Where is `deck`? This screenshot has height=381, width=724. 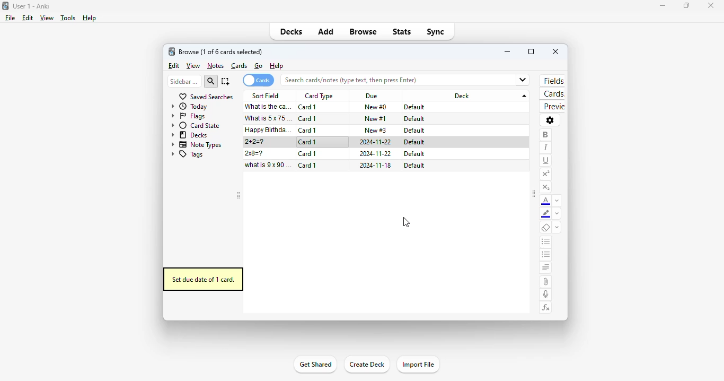
deck is located at coordinates (467, 96).